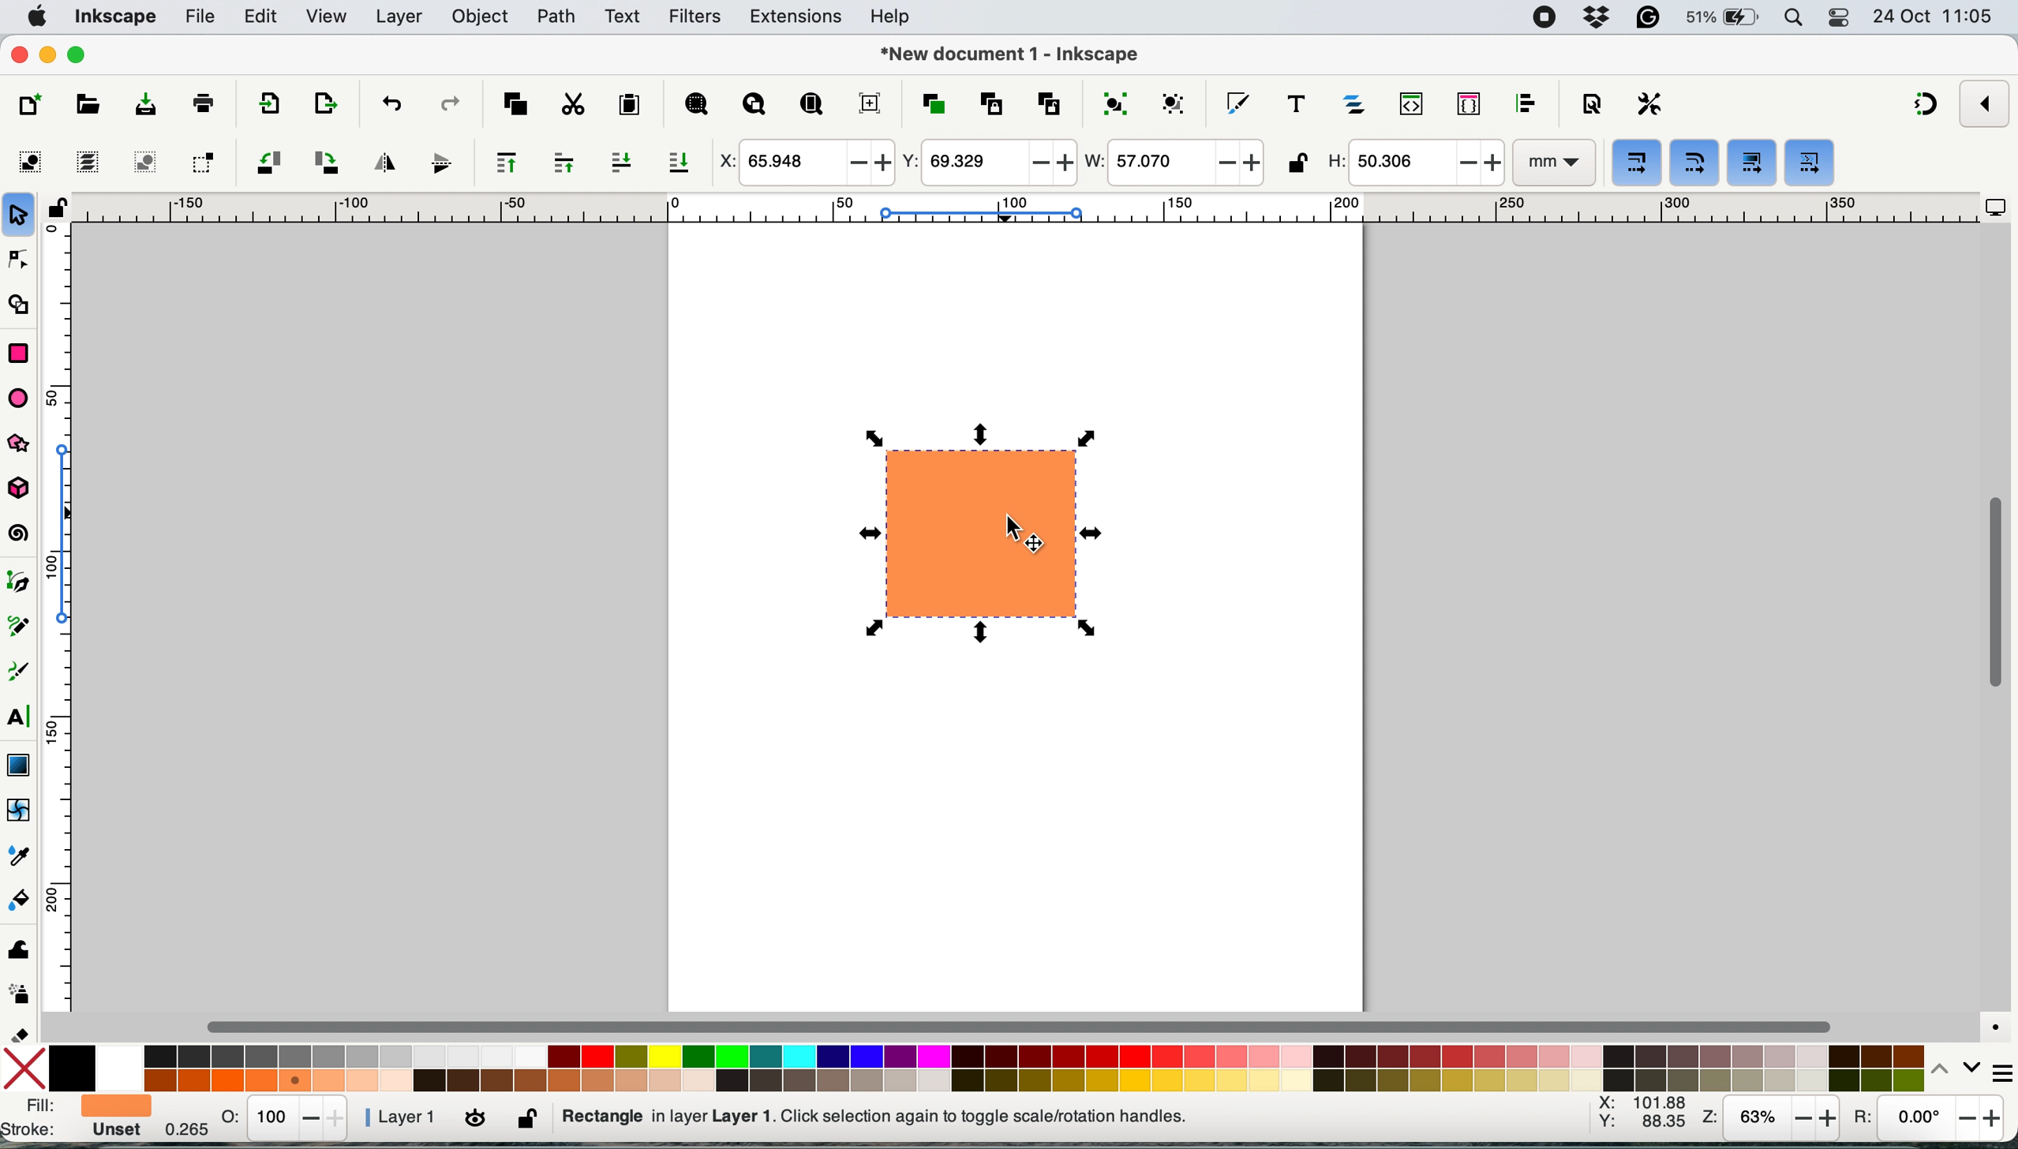 The width and height of the screenshot is (2018, 1149). What do you see at coordinates (1994, 1069) in the screenshot?
I see `more settings` at bounding box center [1994, 1069].